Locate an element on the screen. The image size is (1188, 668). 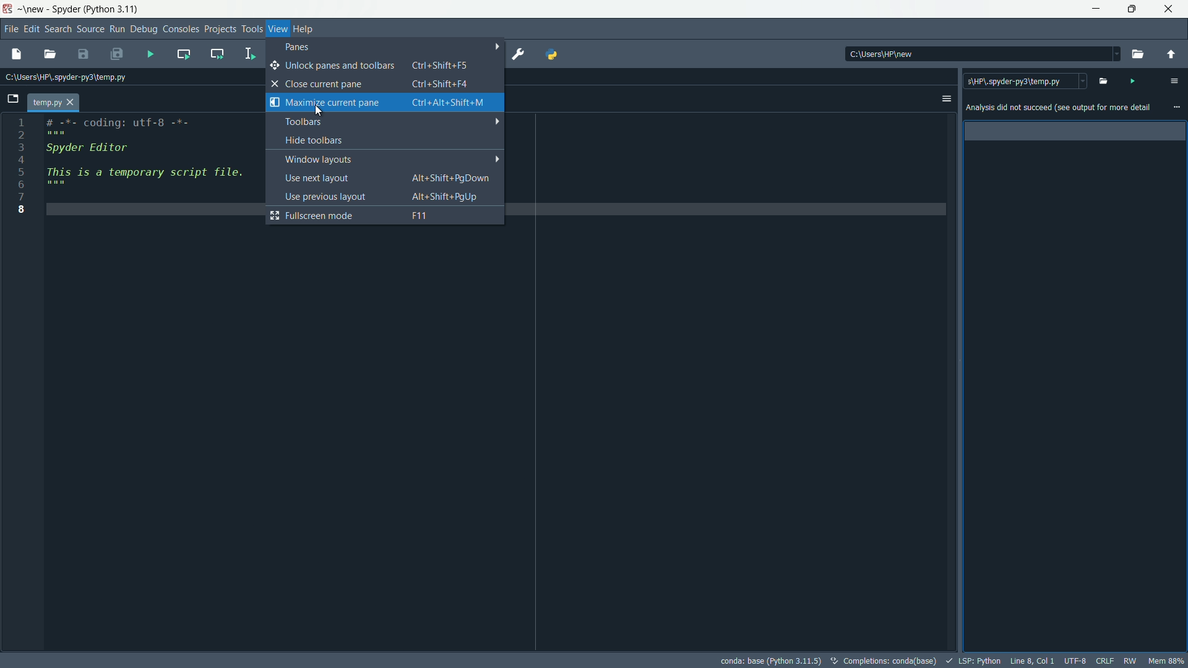
open file is located at coordinates (1103, 80).